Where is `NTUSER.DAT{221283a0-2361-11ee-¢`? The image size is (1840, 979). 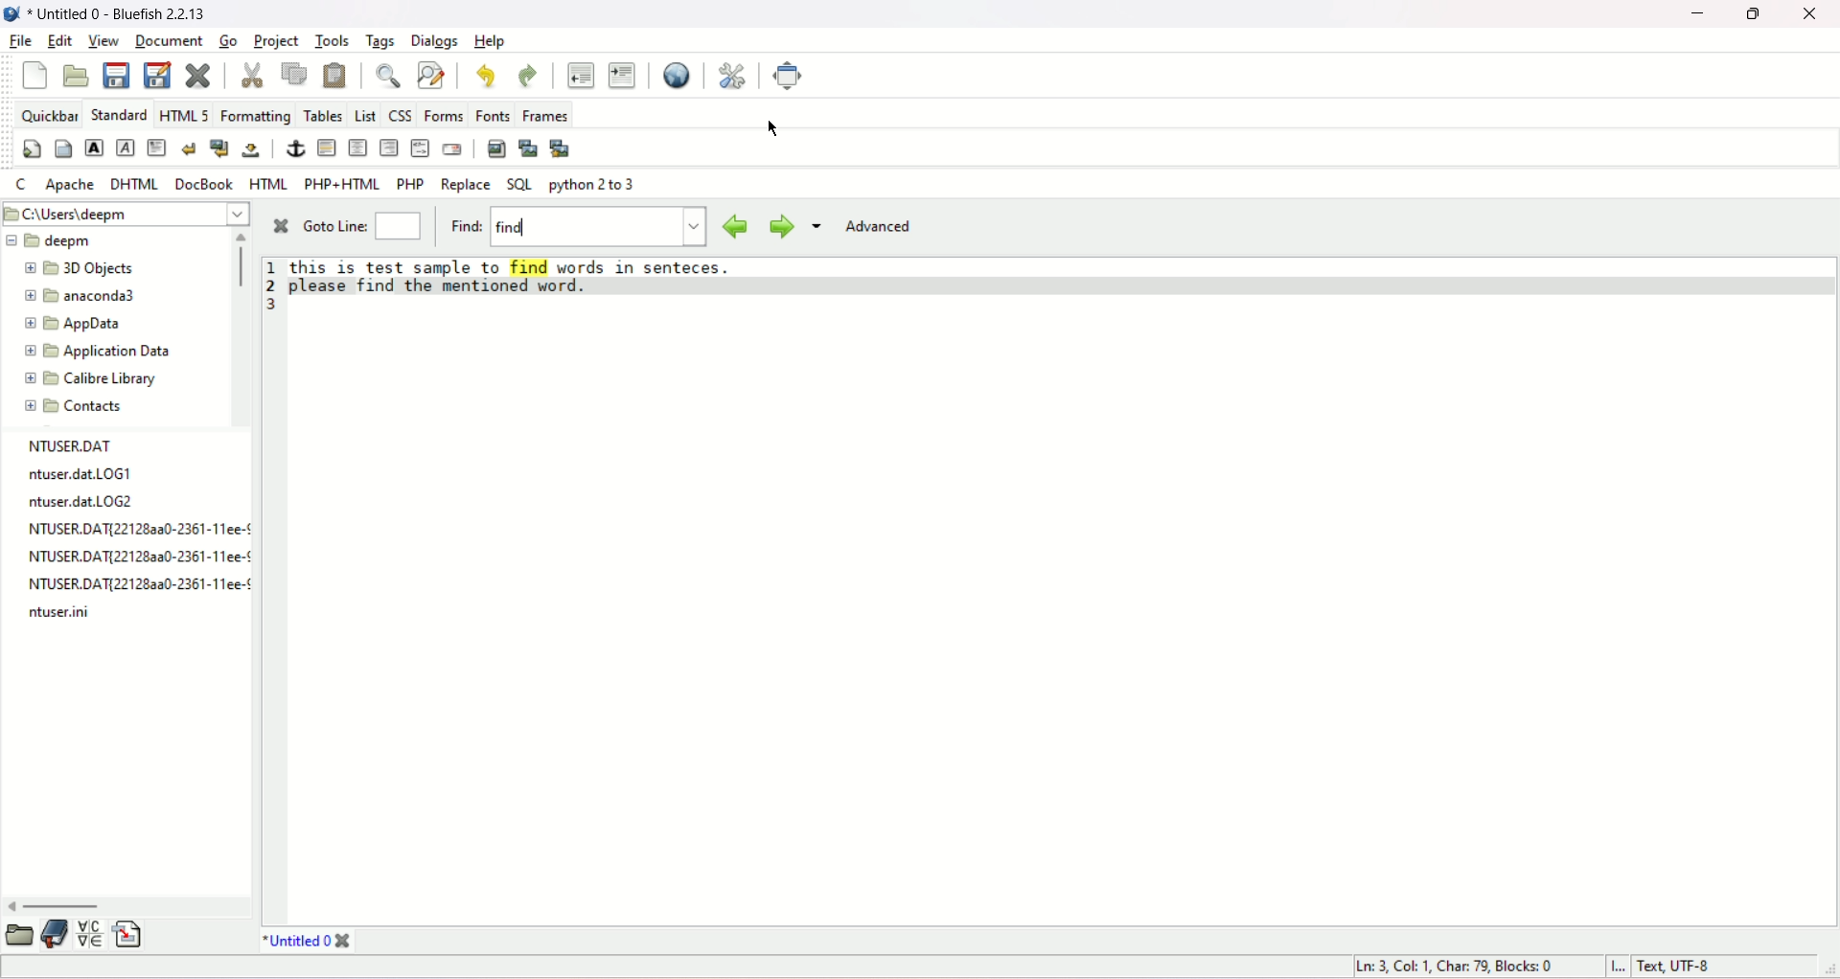 NTUSER.DAT{221283a0-2361-11ee-¢ is located at coordinates (132, 556).